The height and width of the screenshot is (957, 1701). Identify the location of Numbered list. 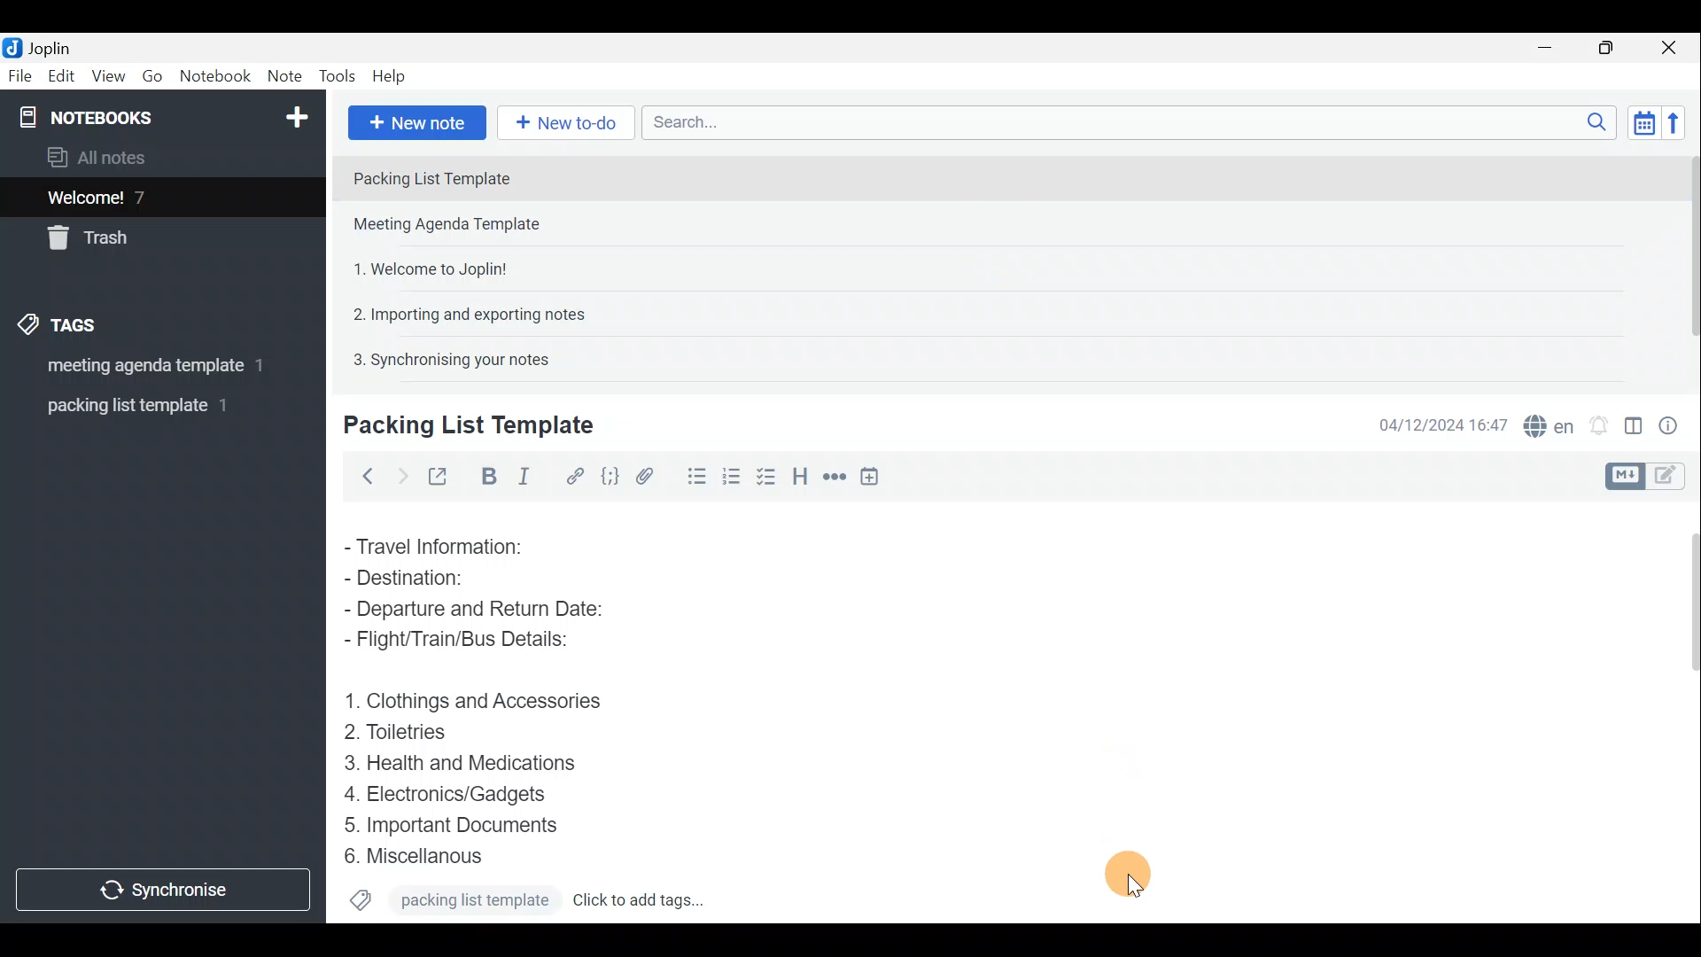
(768, 476).